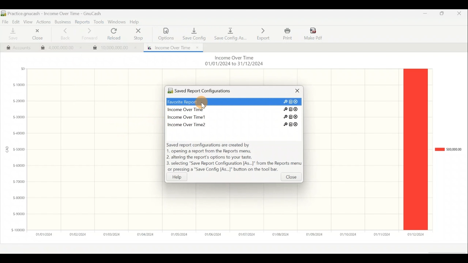 The width and height of the screenshot is (468, 263). What do you see at coordinates (15, 47) in the screenshot?
I see `Accounts` at bounding box center [15, 47].